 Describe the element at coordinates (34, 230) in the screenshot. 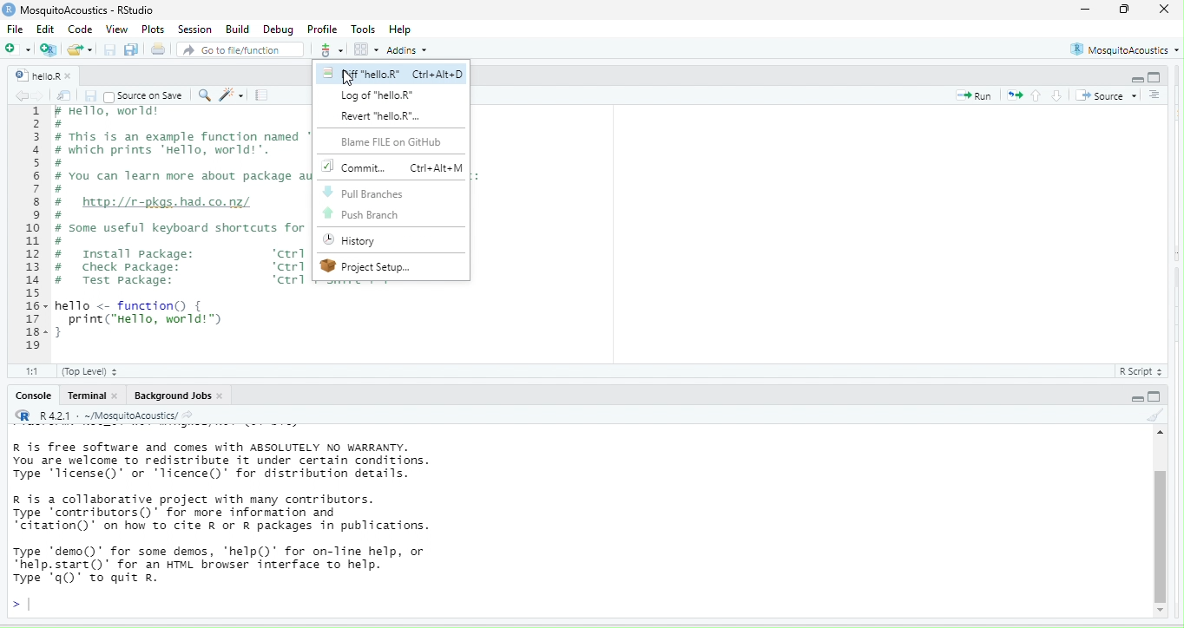

I see `1
2
3
a
5
6
7
BH
9
10
1
12
13
1
15

16-
17

18-
19` at that location.